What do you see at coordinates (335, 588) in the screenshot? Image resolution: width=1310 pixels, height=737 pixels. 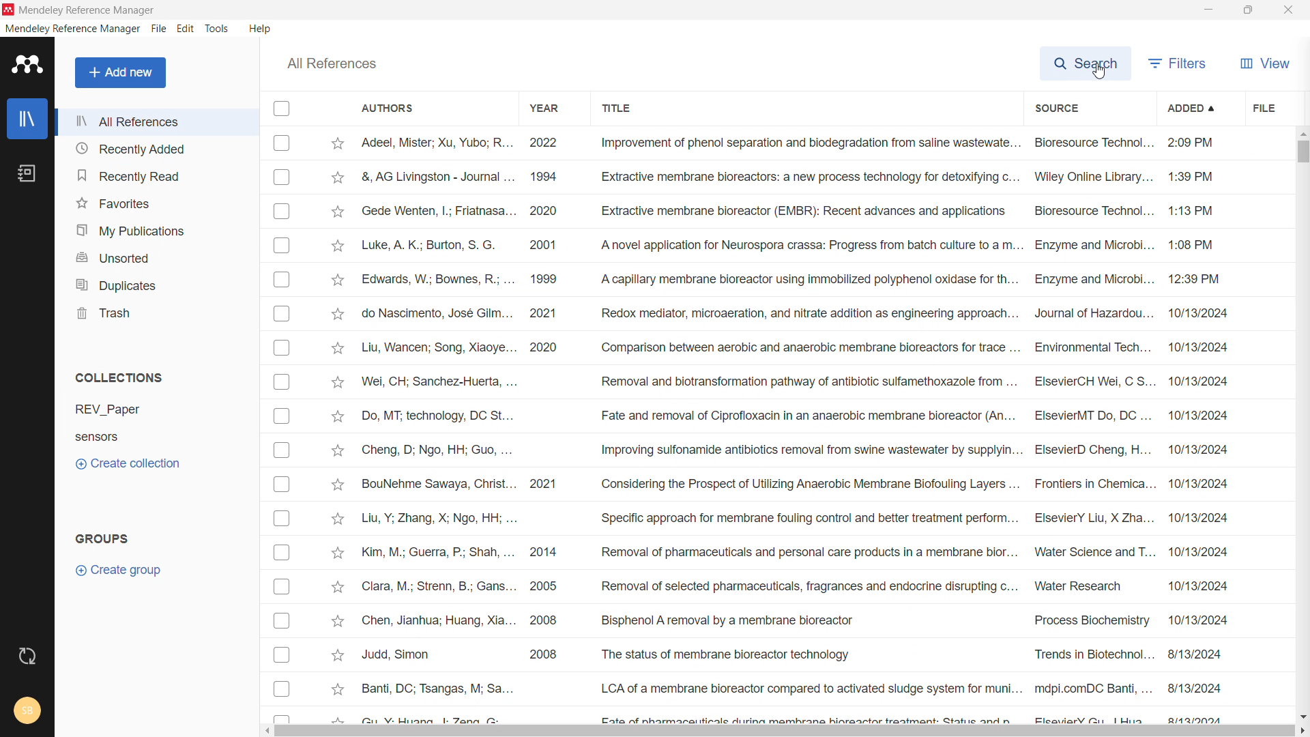 I see `Add to favorites` at bounding box center [335, 588].